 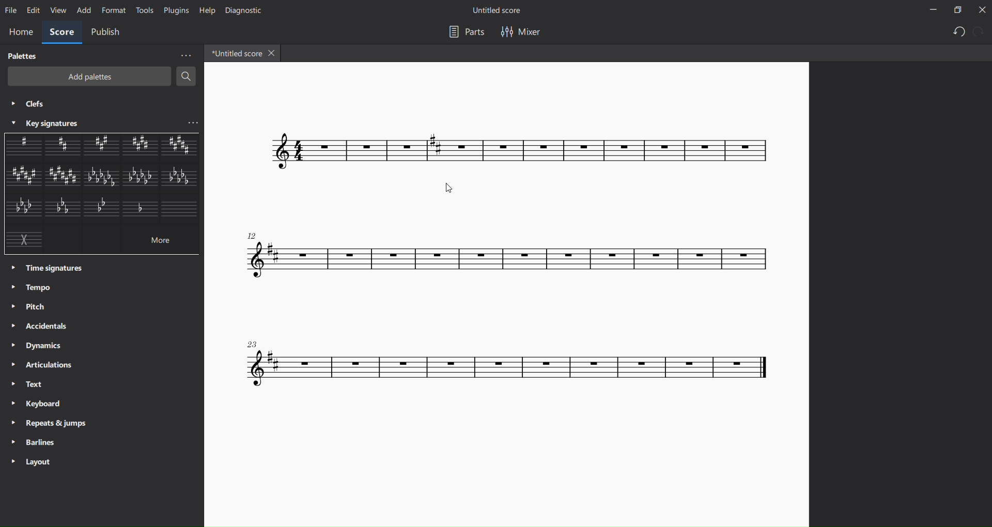 What do you see at coordinates (107, 33) in the screenshot?
I see `publish` at bounding box center [107, 33].